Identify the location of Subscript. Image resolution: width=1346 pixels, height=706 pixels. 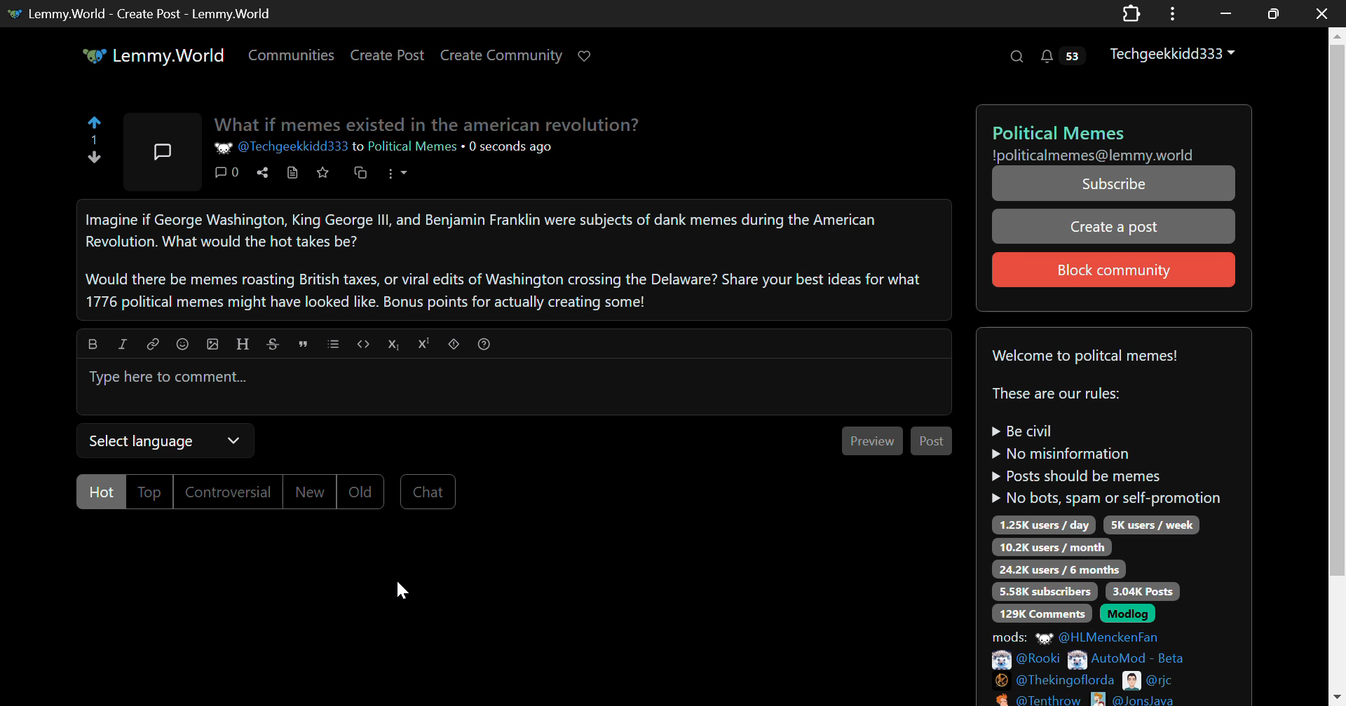
(395, 344).